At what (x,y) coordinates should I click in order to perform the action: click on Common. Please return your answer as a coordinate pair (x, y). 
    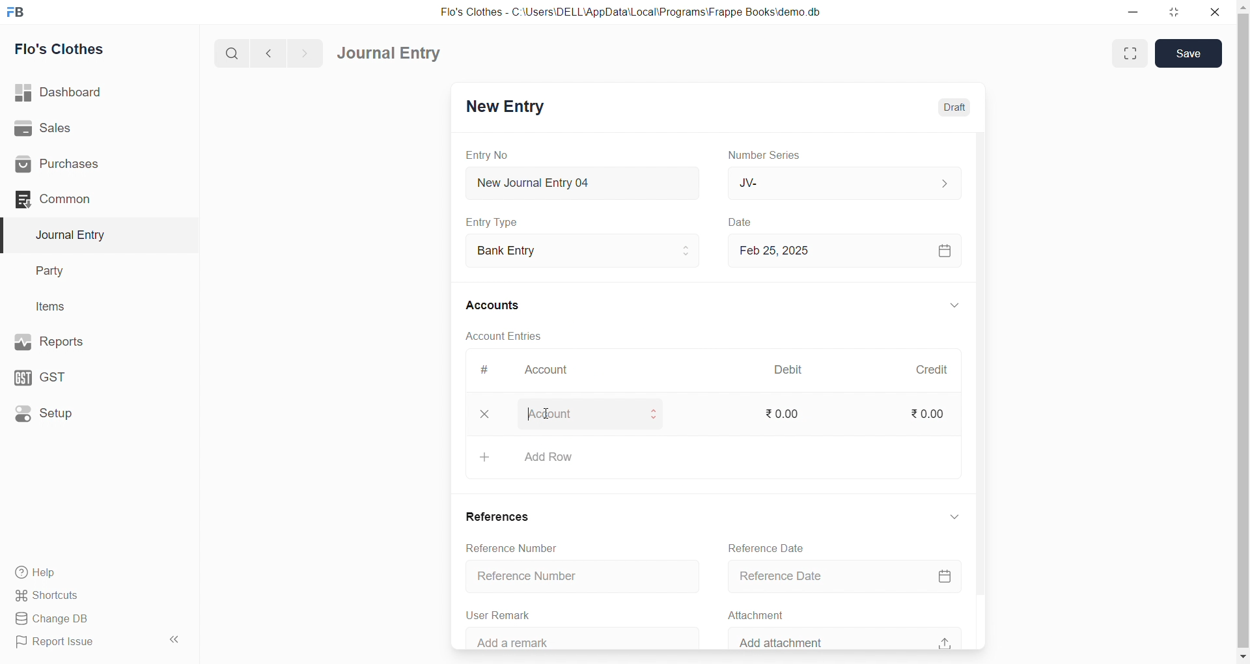
    Looking at the image, I should click on (87, 199).